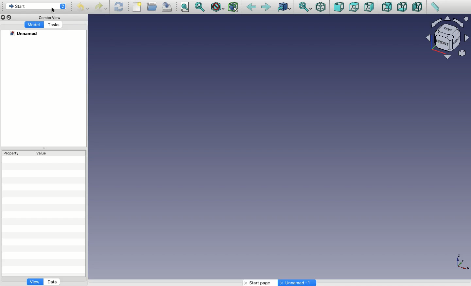 This screenshot has width=471, height=286. Describe the element at coordinates (251, 8) in the screenshot. I see `Back` at that location.